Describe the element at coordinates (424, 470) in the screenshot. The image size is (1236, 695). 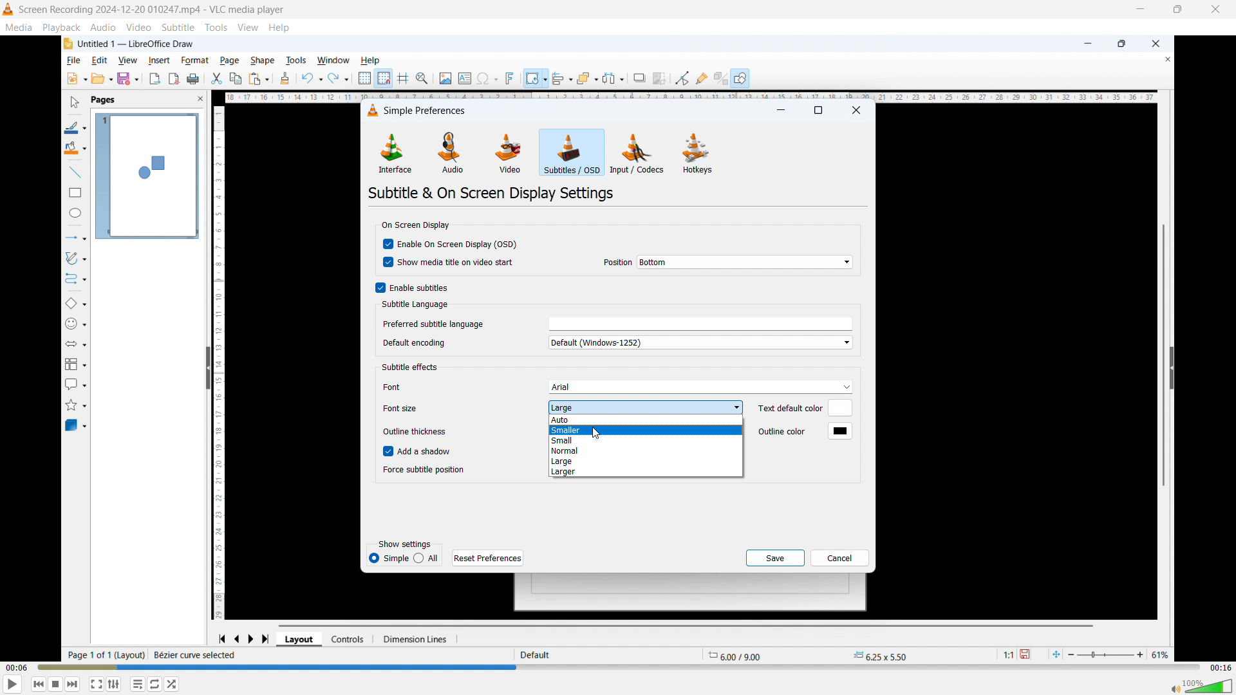
I see `Force subtitle position` at that location.